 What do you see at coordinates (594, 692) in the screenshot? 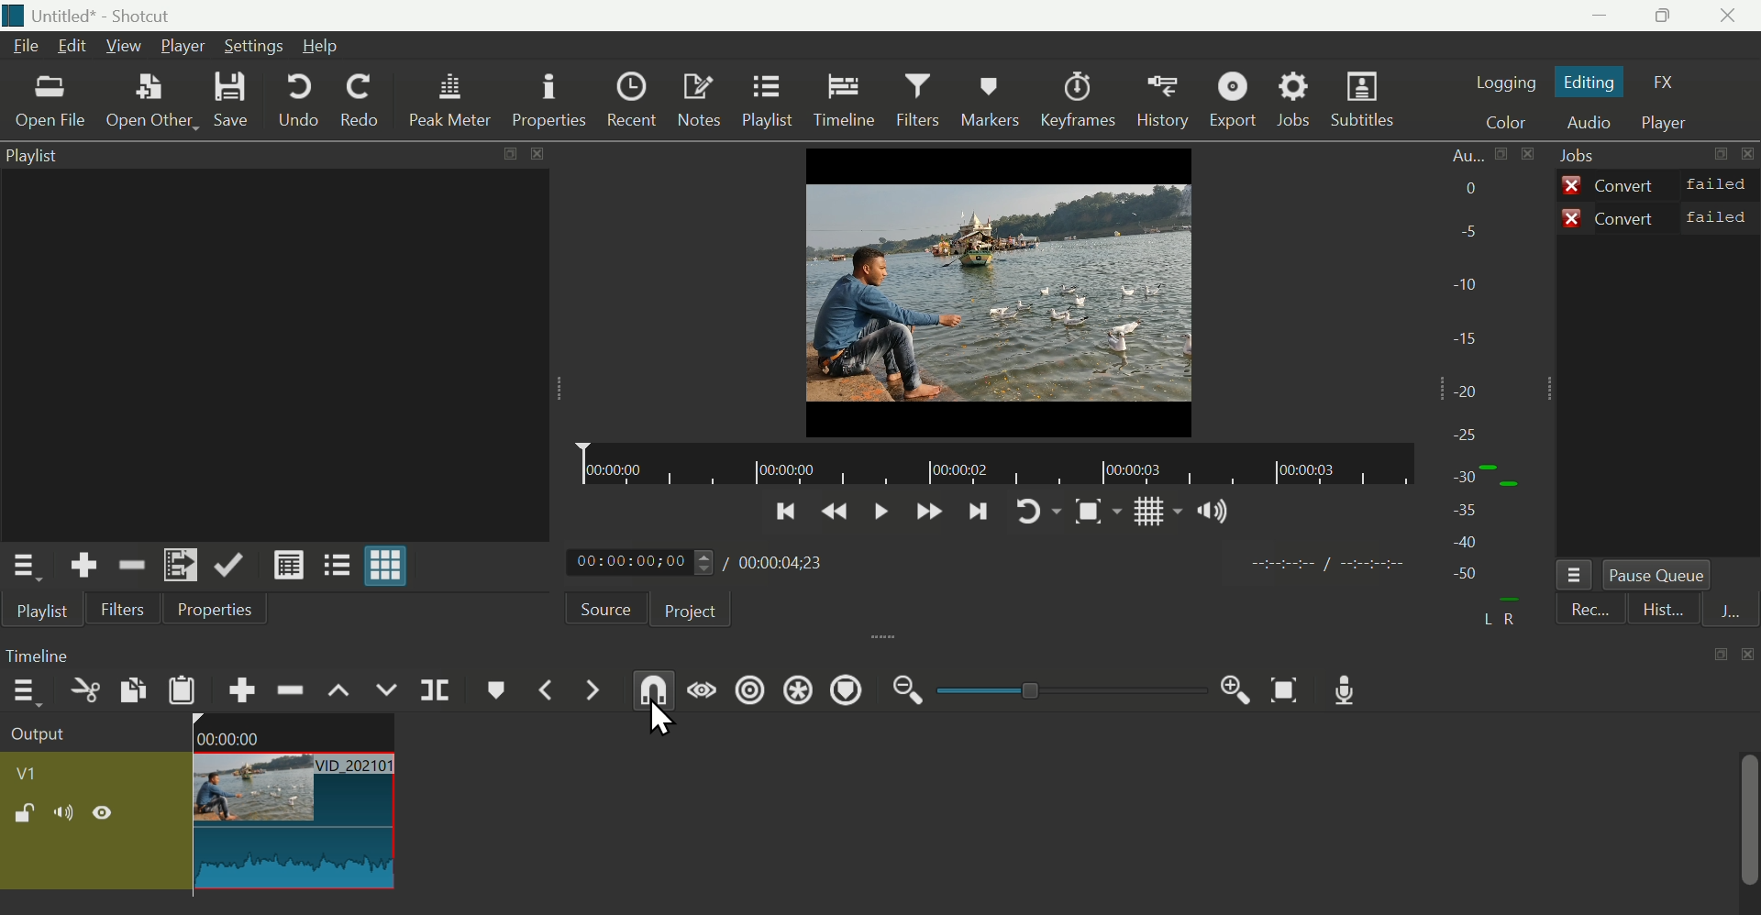
I see `` at bounding box center [594, 692].